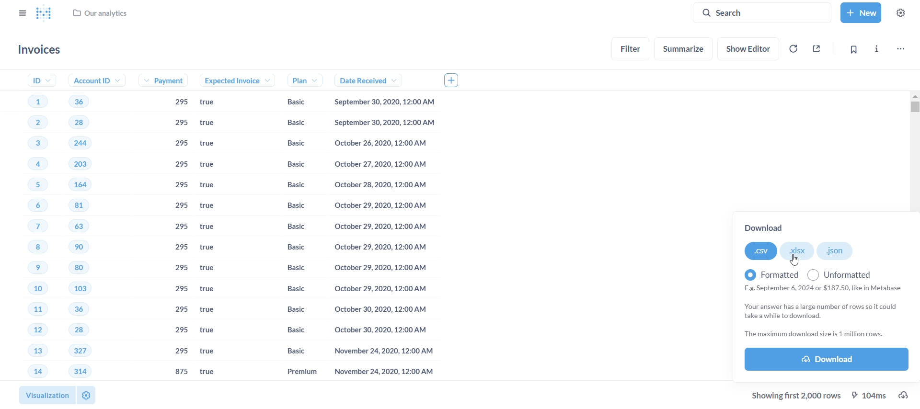  What do you see at coordinates (182, 228) in the screenshot?
I see `295` at bounding box center [182, 228].